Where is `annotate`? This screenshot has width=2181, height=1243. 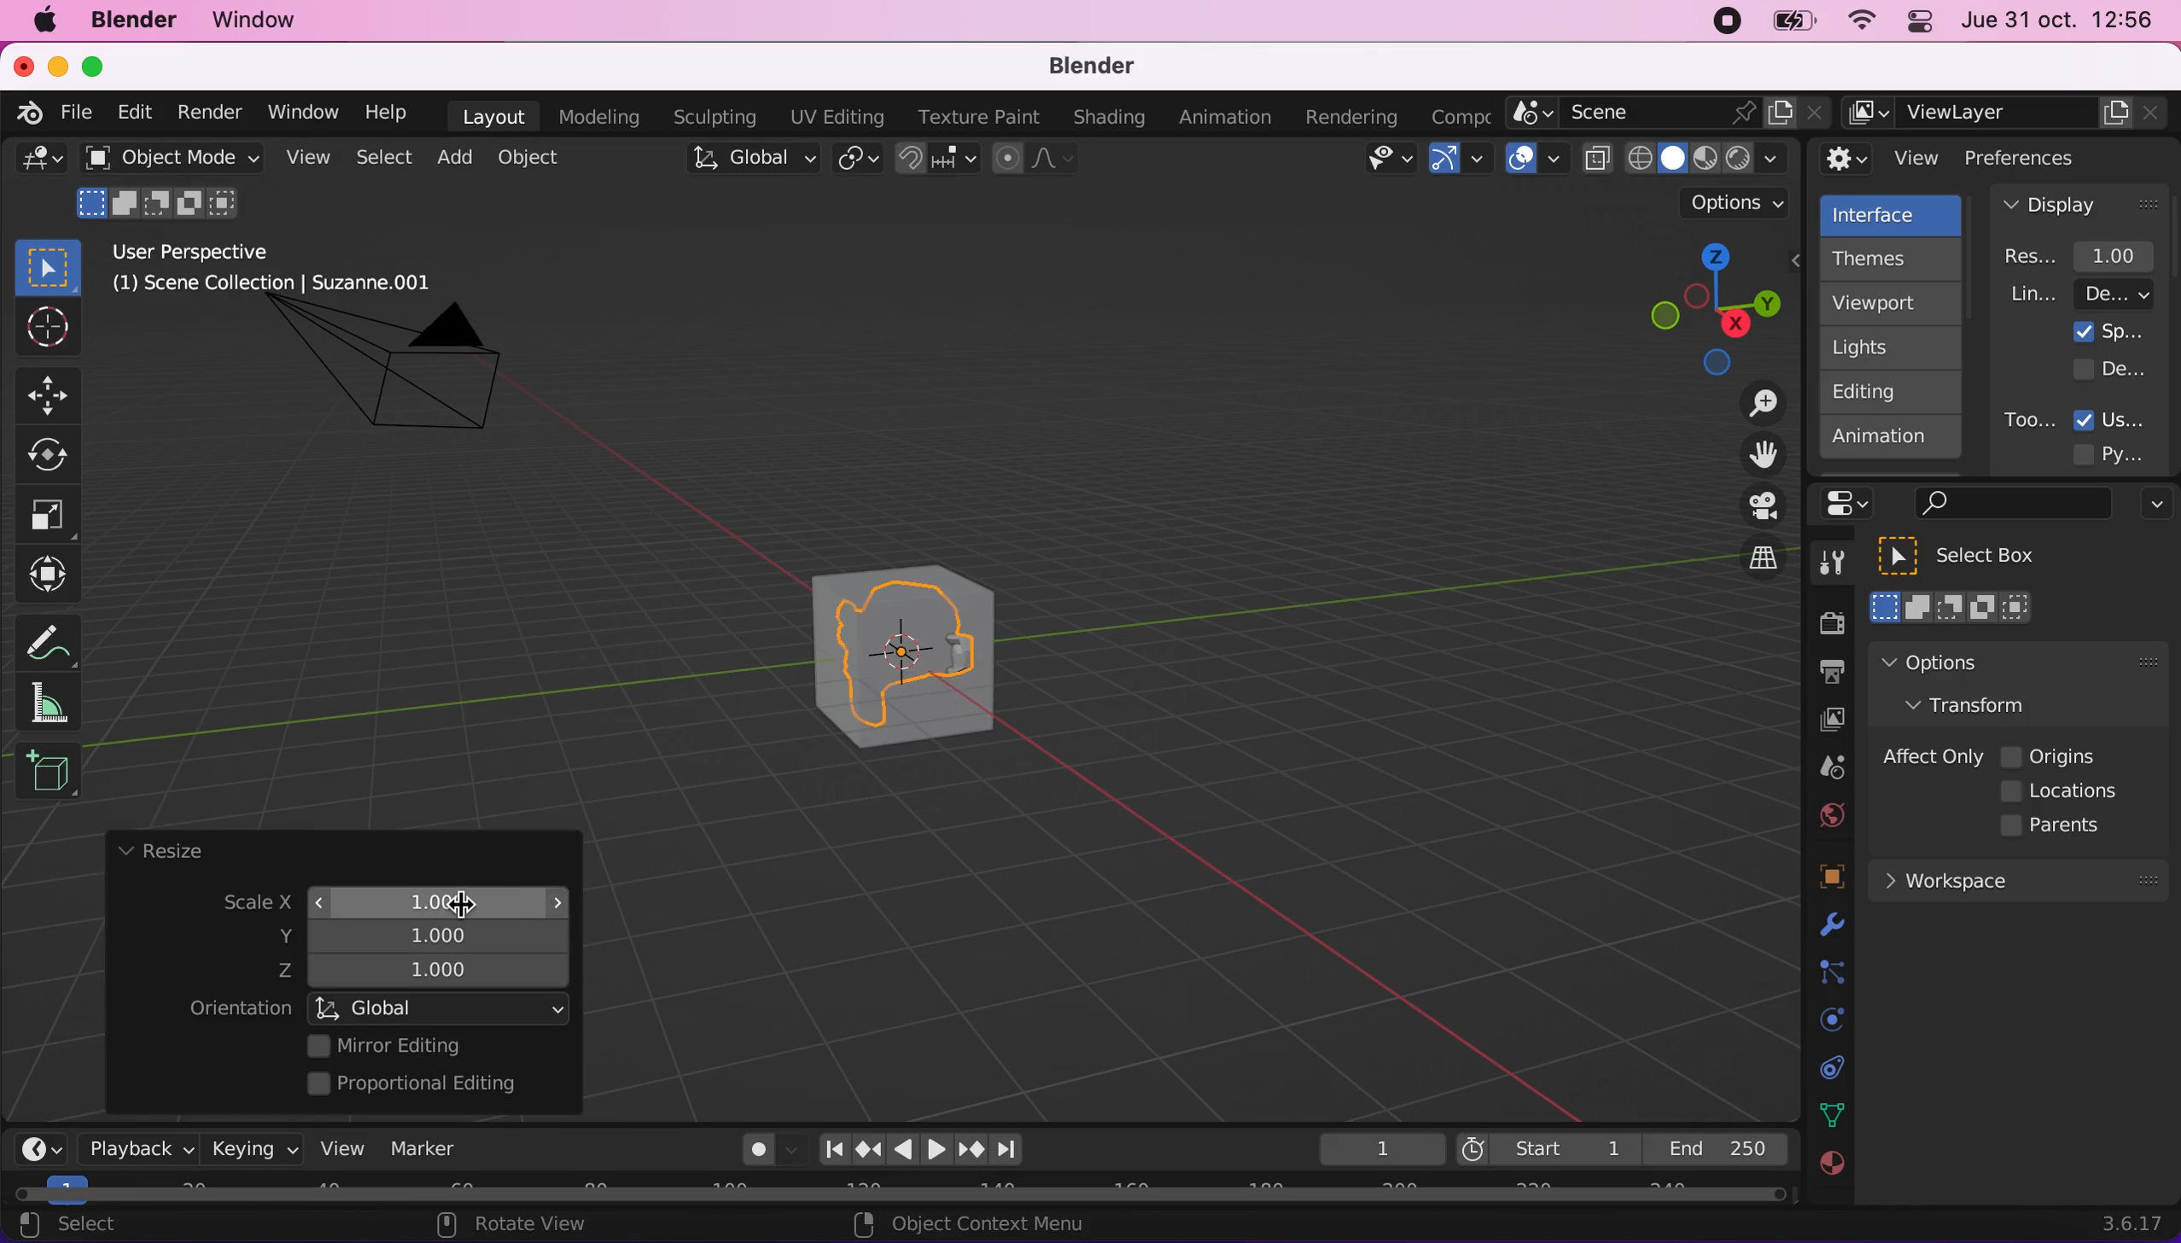
annotate is located at coordinates (55, 638).